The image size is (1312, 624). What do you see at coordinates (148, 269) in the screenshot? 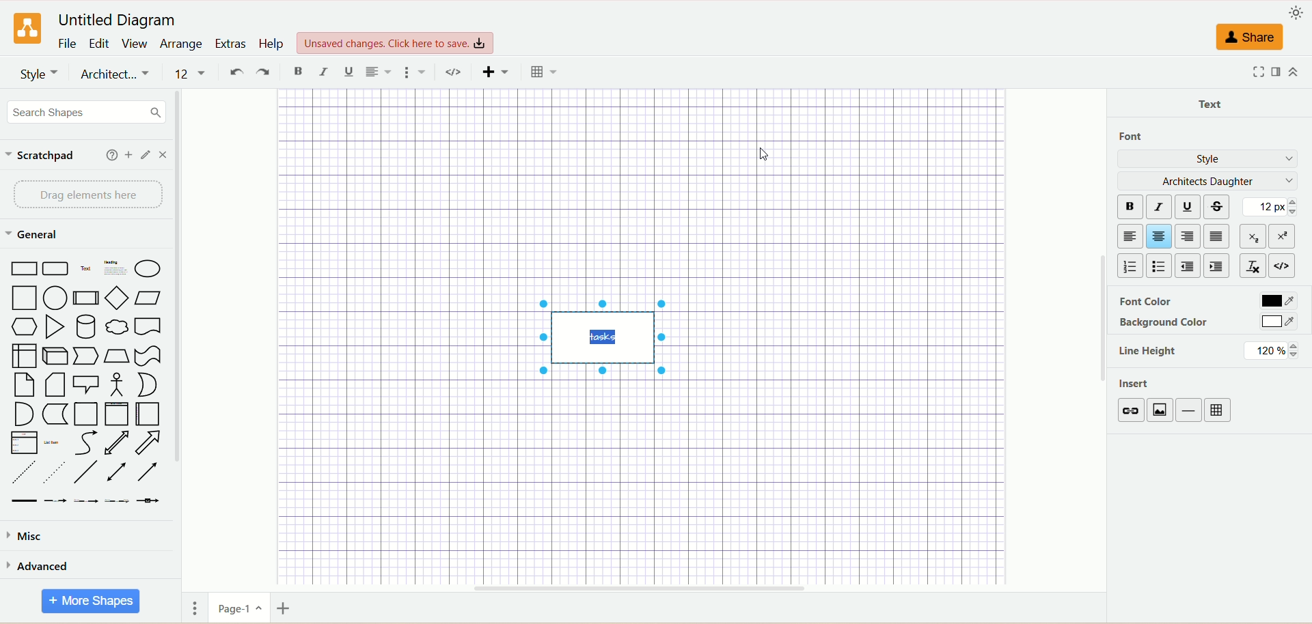
I see `Ellipse` at bounding box center [148, 269].